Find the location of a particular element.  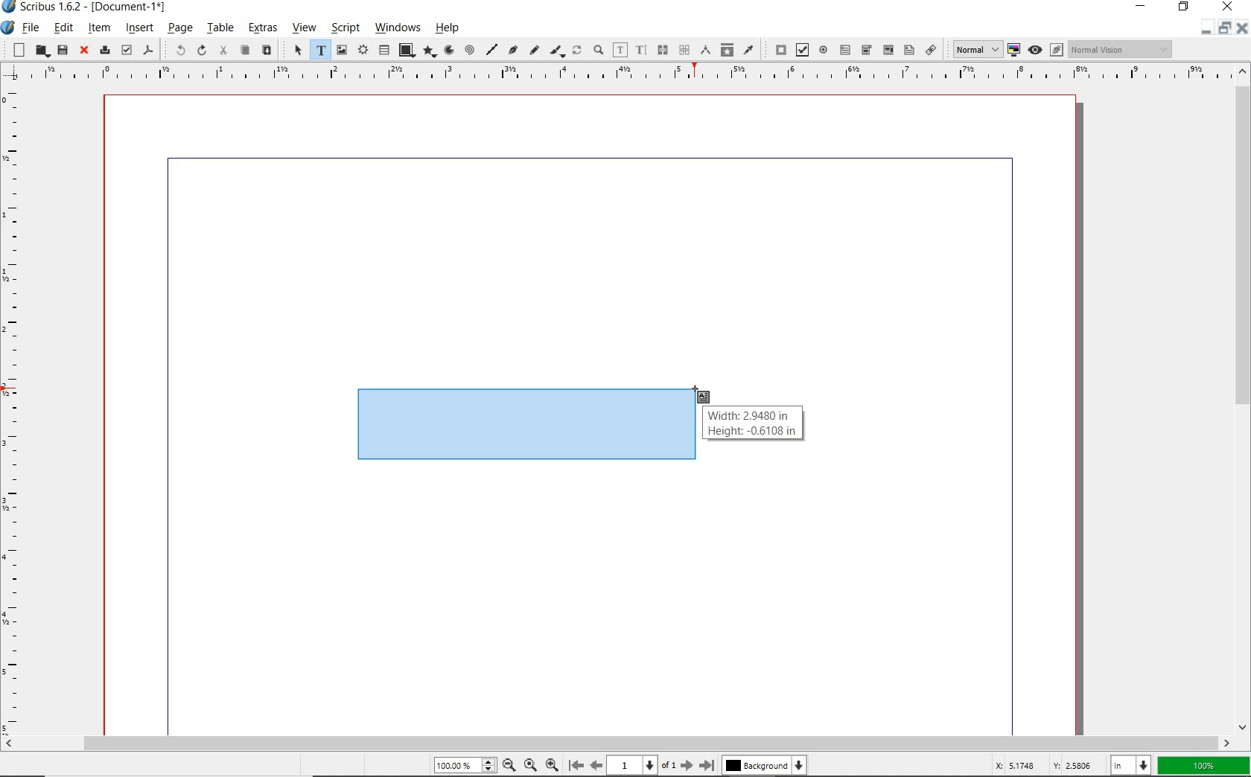

in is located at coordinates (1133, 764).